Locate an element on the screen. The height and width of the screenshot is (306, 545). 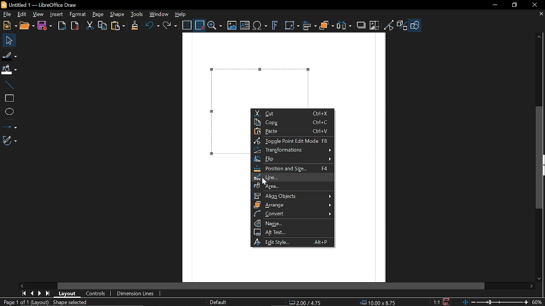
Horizontal scrollbar is located at coordinates (272, 286).